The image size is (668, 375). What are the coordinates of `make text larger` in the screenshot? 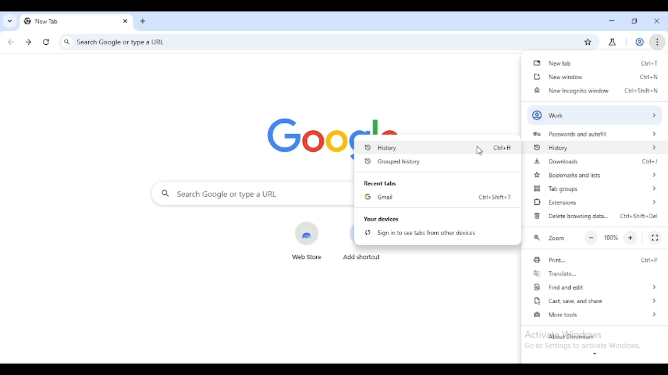 It's located at (630, 238).